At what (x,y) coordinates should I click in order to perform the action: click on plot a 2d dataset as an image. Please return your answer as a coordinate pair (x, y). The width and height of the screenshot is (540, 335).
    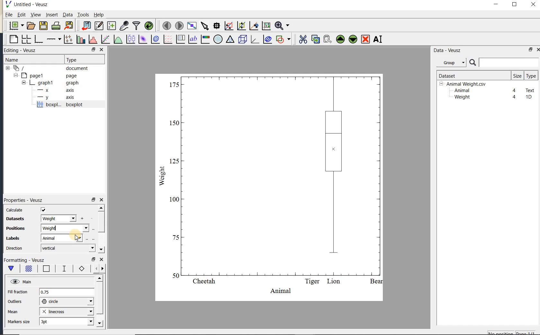
    Looking at the image, I should click on (142, 39).